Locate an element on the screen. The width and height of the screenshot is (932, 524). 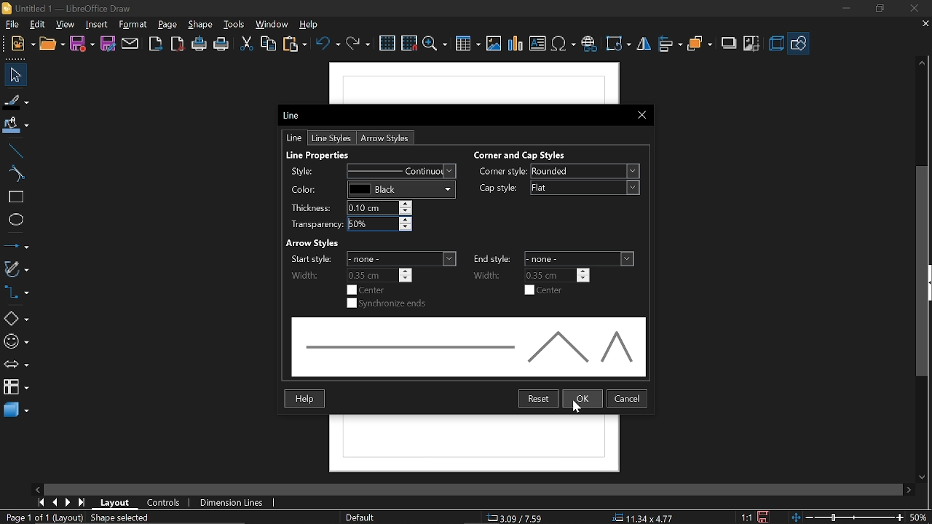
(Layout) Shape selected is located at coordinates (103, 517).